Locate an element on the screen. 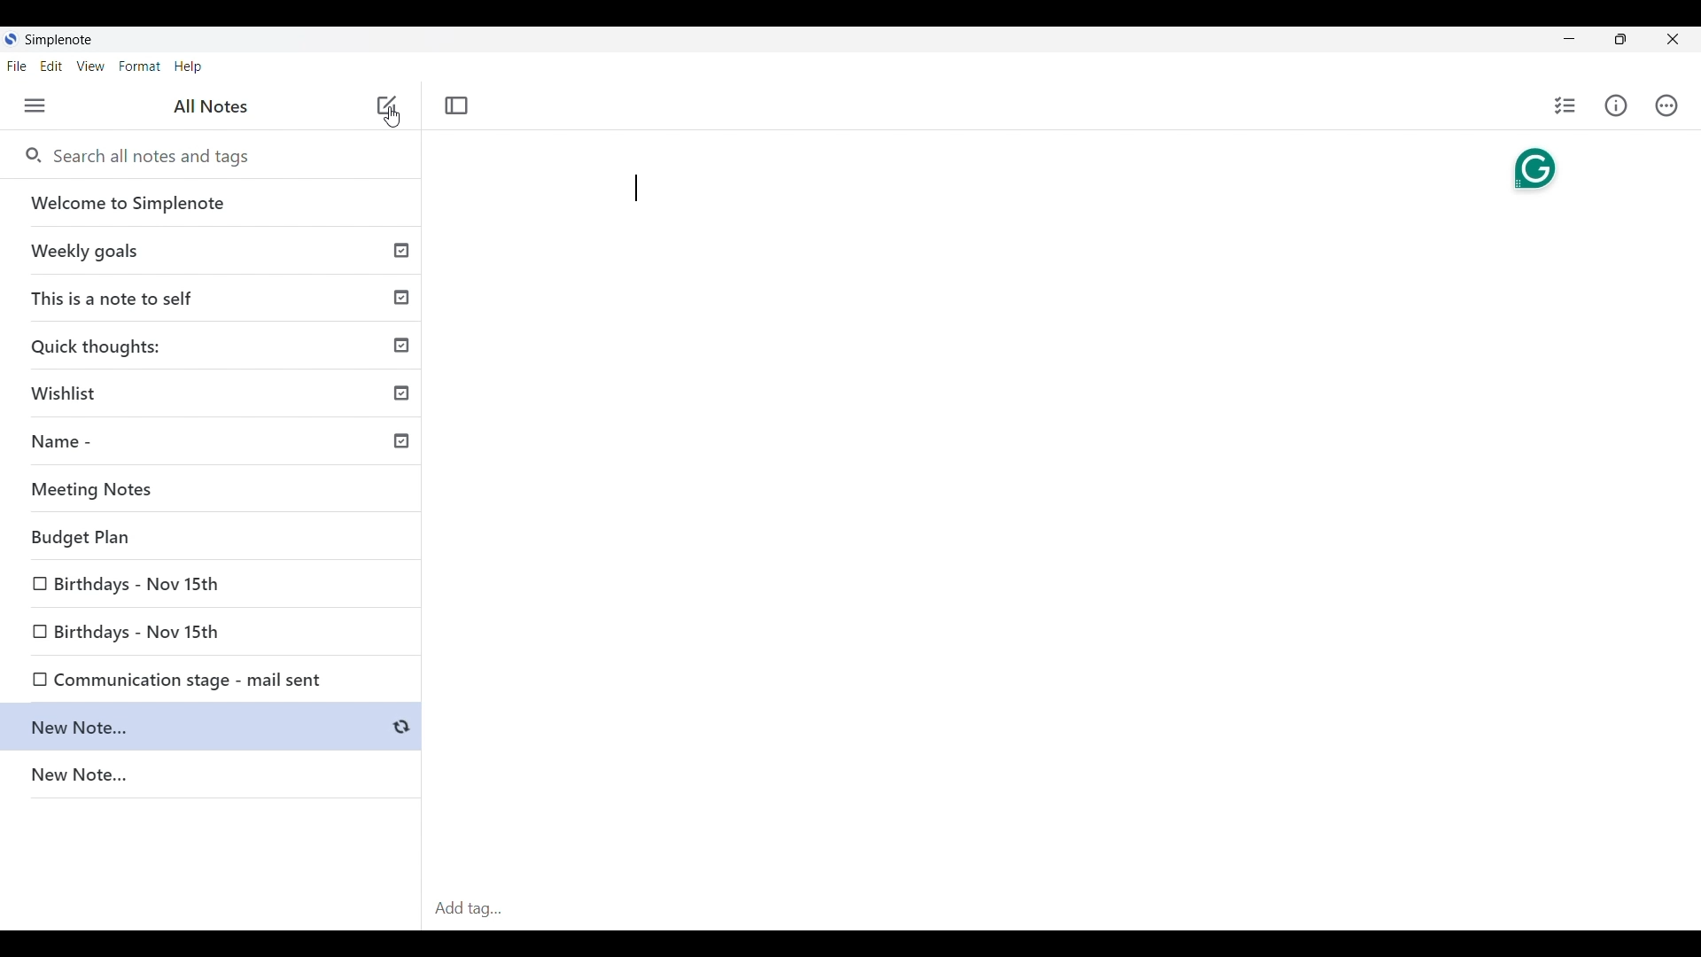  Click to type in tag is located at coordinates (1061, 909).